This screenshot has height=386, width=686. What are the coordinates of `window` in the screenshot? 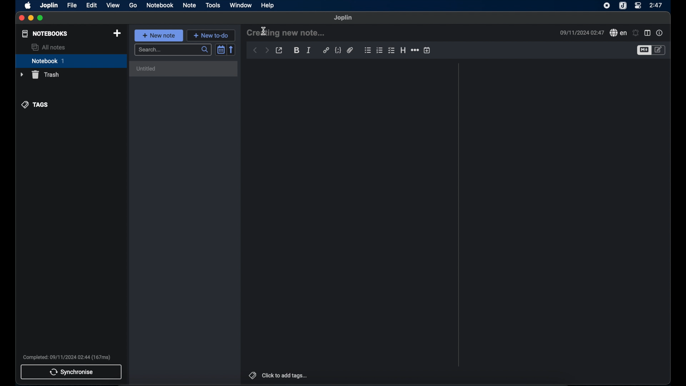 It's located at (241, 5).